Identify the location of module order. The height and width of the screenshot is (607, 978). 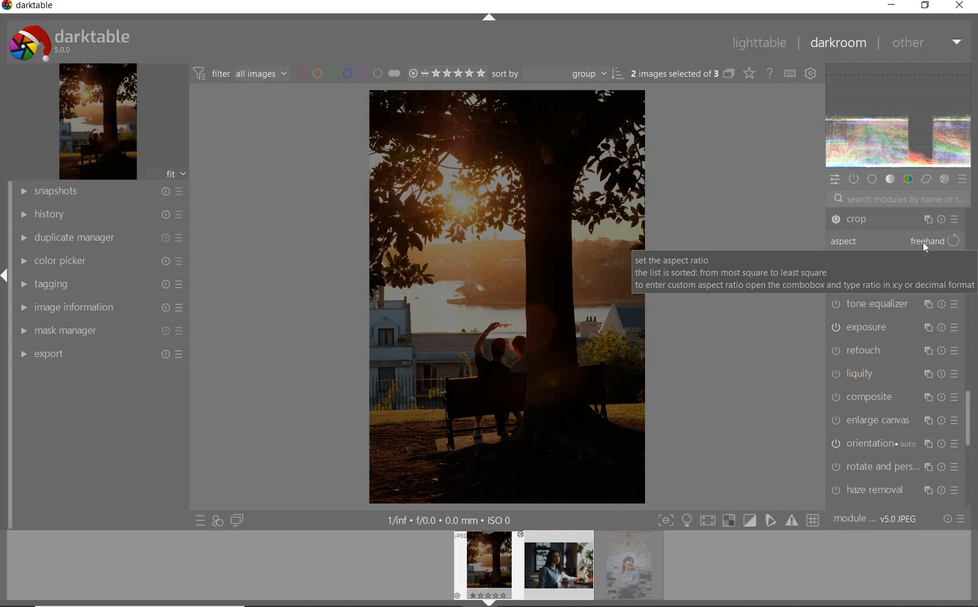
(874, 520).